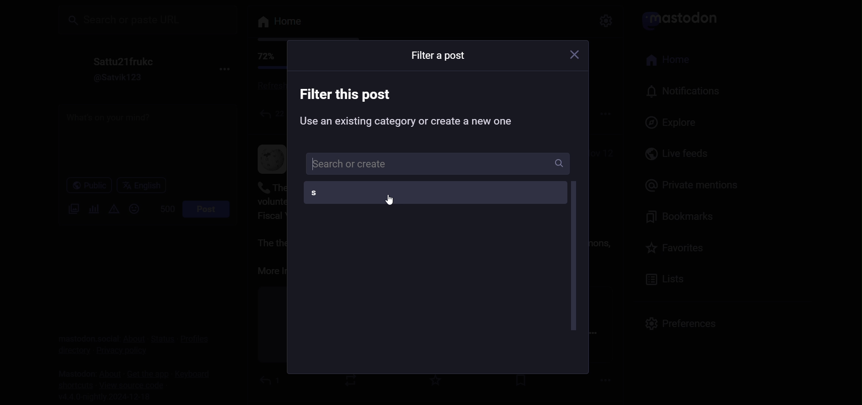 The image size is (862, 405). Describe the element at coordinates (409, 123) in the screenshot. I see `Use an existing category or create a new one` at that location.